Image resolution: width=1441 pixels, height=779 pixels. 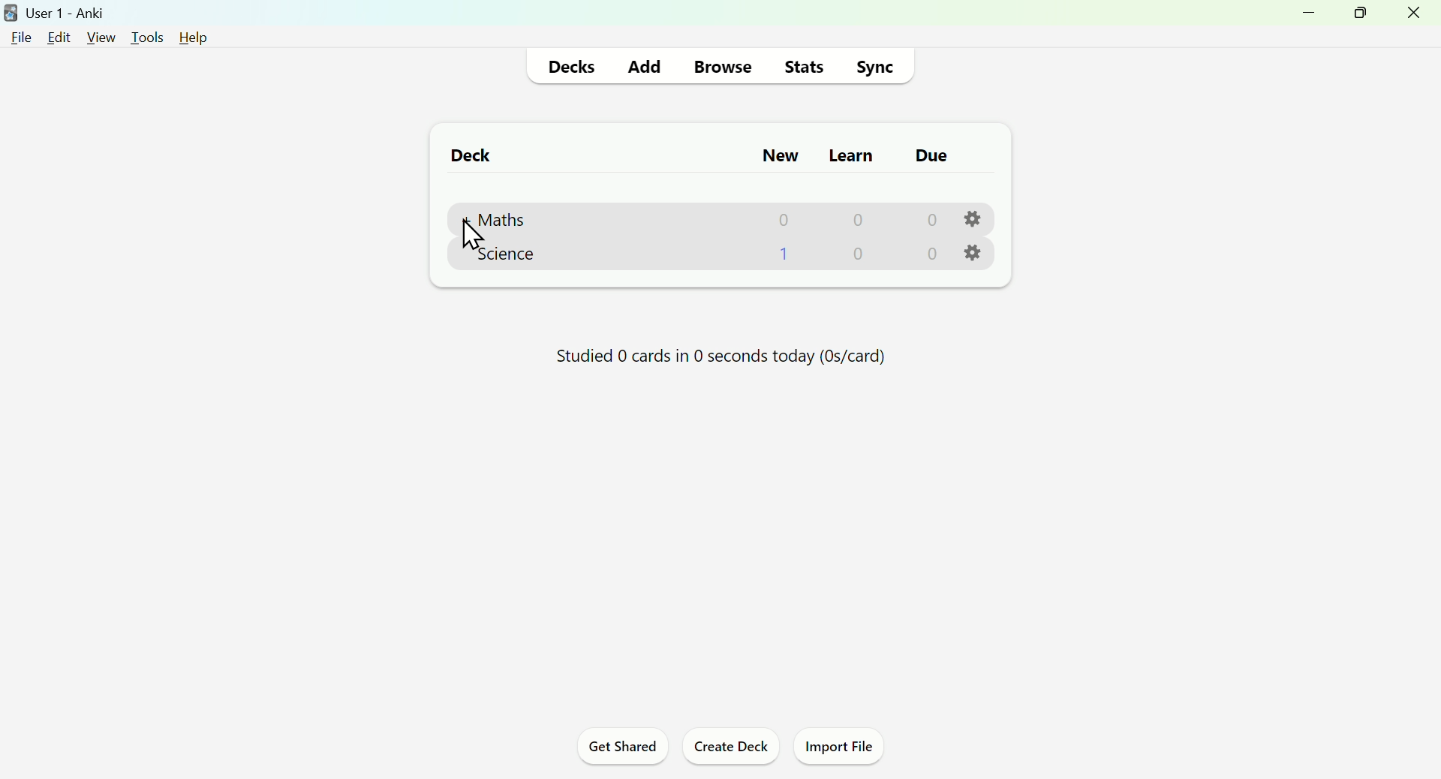 What do you see at coordinates (931, 219) in the screenshot?
I see `0` at bounding box center [931, 219].